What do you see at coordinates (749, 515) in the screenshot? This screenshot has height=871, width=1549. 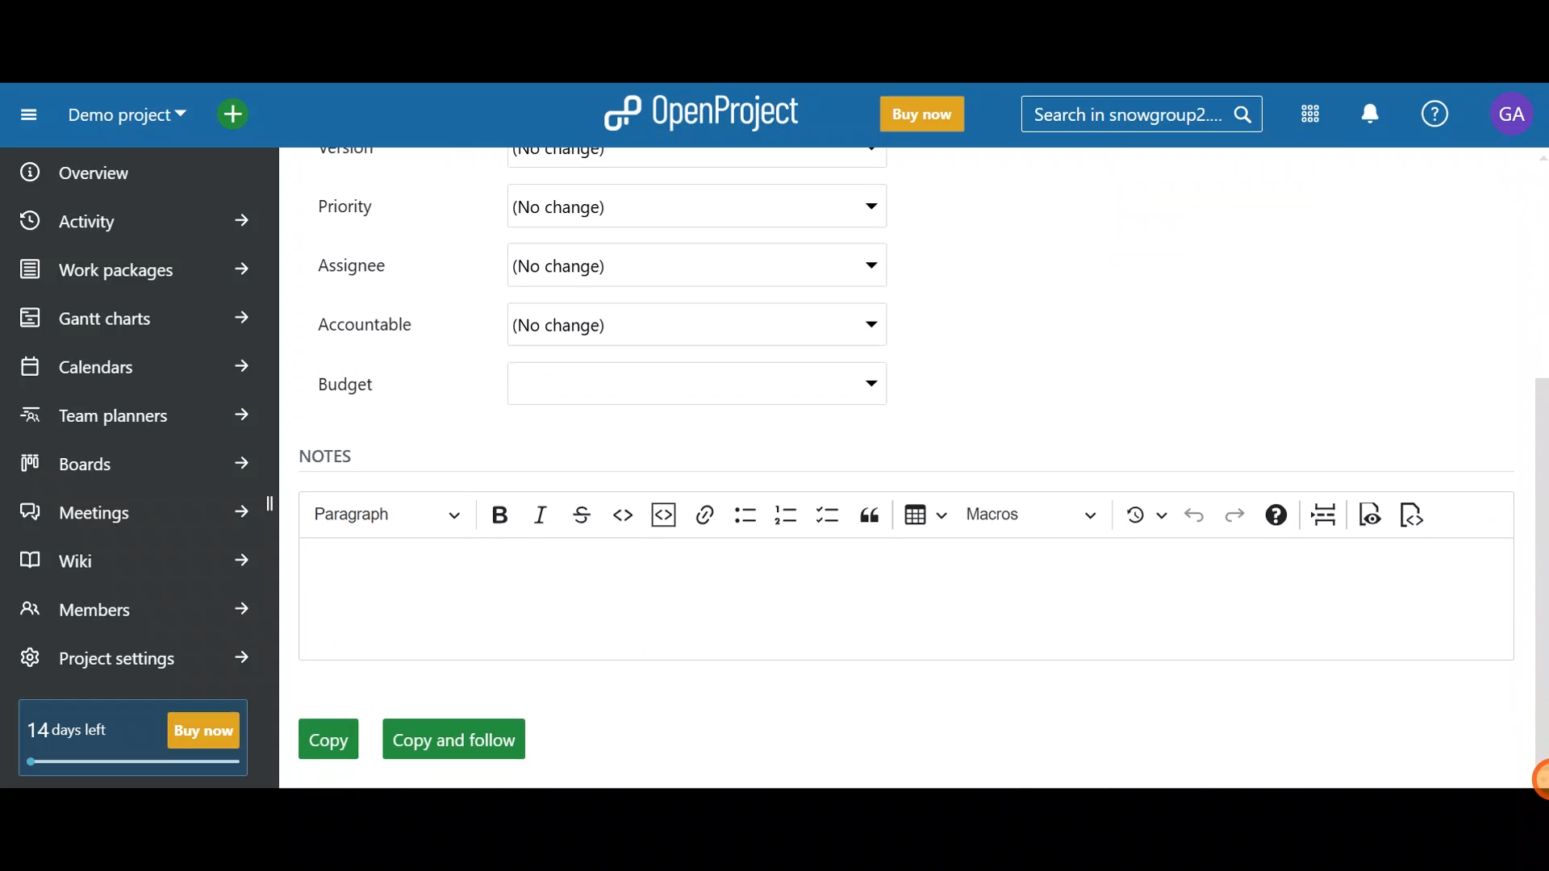 I see `Bulleted list` at bounding box center [749, 515].